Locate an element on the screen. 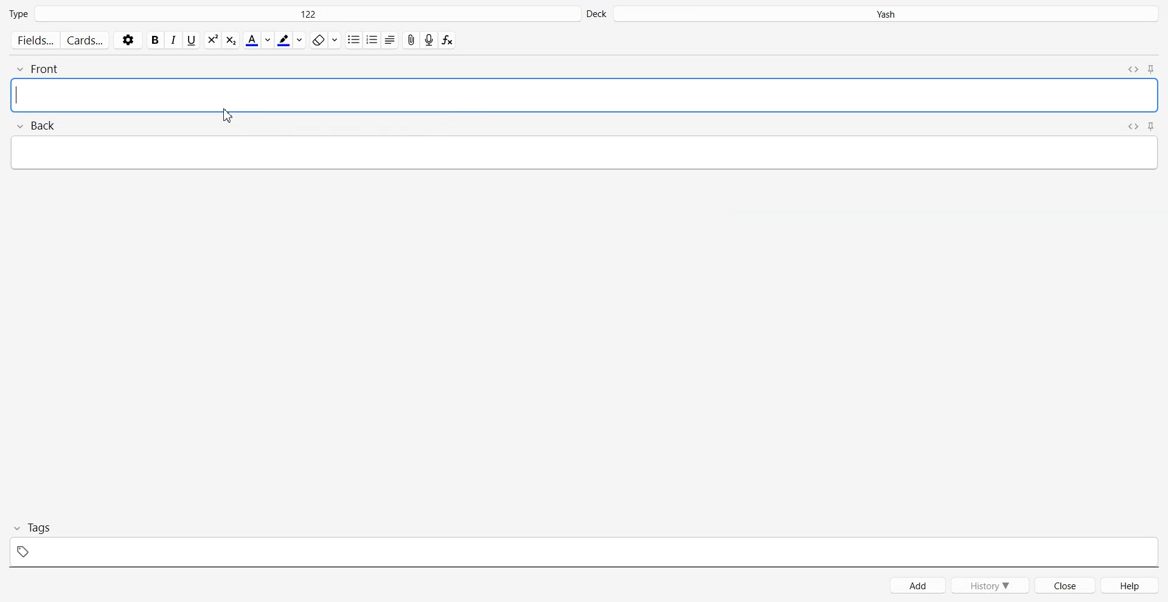  Italic is located at coordinates (175, 40).